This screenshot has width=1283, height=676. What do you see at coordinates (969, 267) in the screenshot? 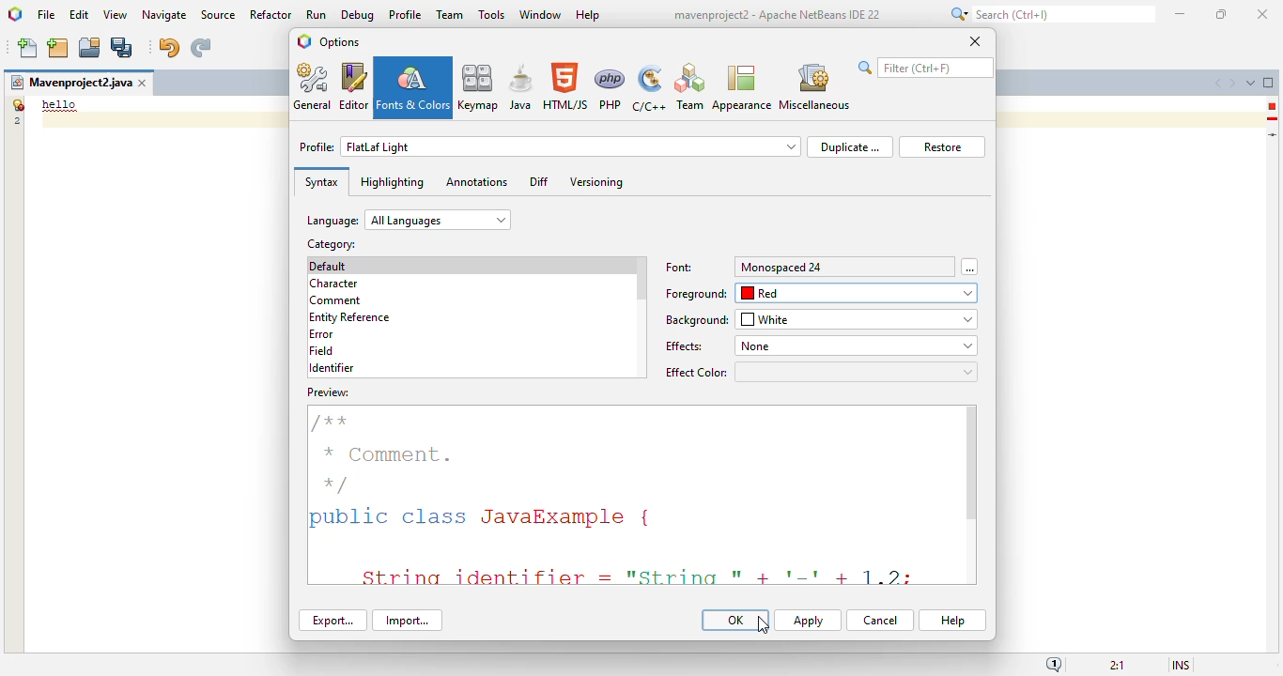
I see `font chooser` at bounding box center [969, 267].